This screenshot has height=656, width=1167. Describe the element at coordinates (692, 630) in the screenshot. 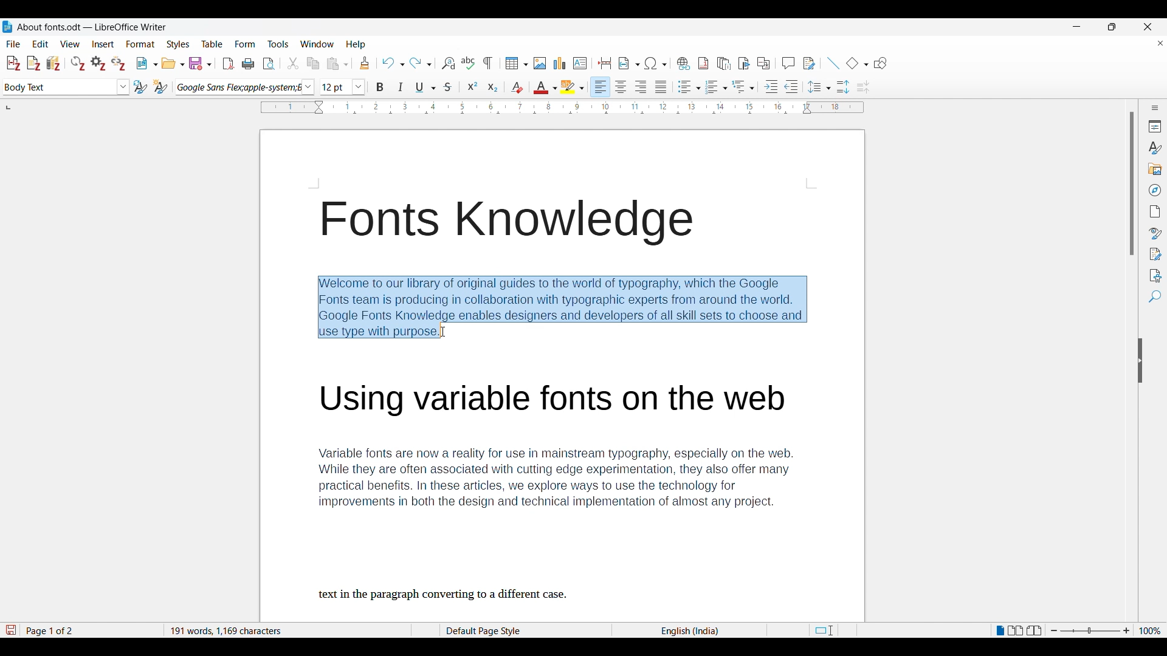

I see `Current language` at that location.